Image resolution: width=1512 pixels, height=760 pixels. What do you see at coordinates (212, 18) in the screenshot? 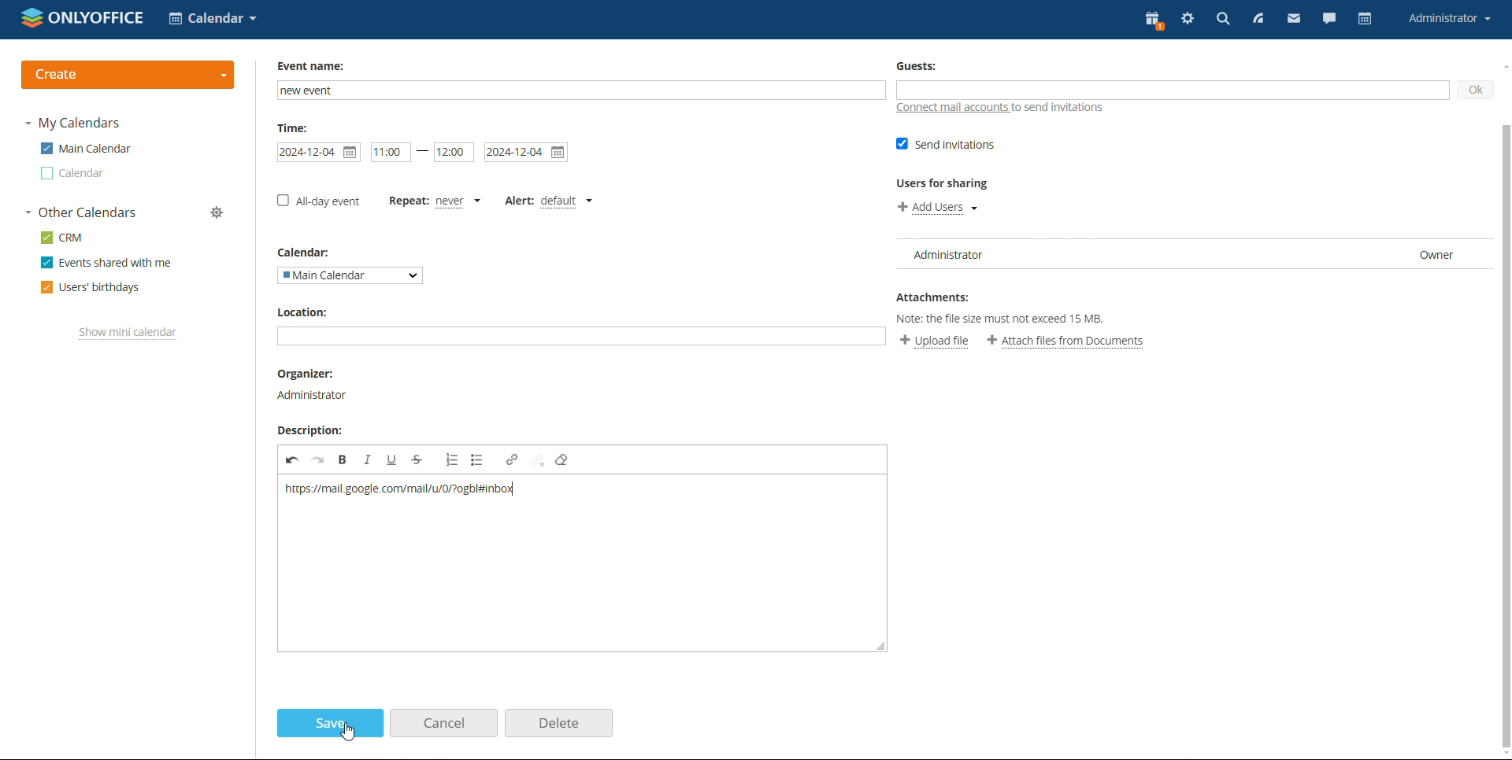
I see `select application` at bounding box center [212, 18].